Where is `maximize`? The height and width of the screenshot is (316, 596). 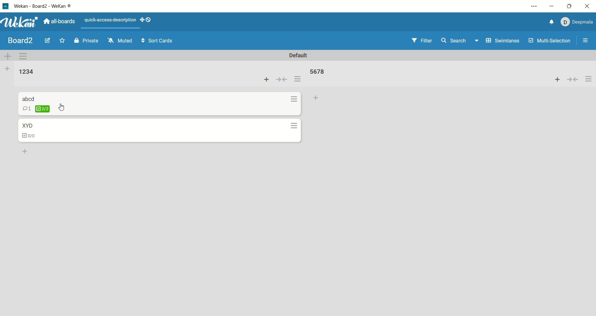 maximize is located at coordinates (569, 6).